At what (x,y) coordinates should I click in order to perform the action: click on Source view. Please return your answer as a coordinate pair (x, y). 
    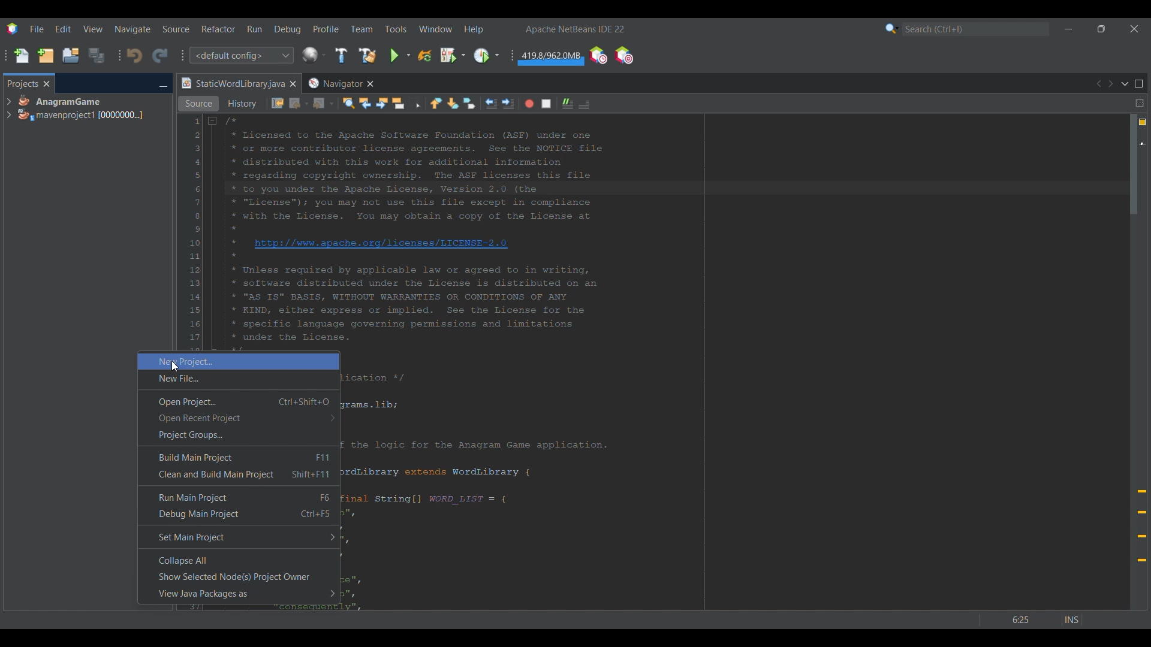
    Looking at the image, I should click on (198, 104).